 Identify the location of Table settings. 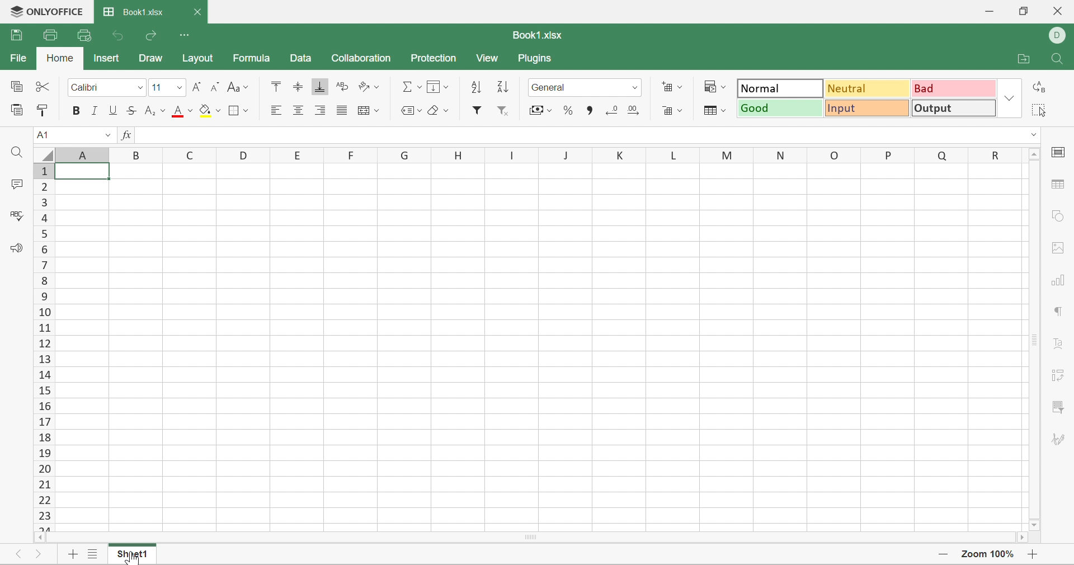
(1061, 185).